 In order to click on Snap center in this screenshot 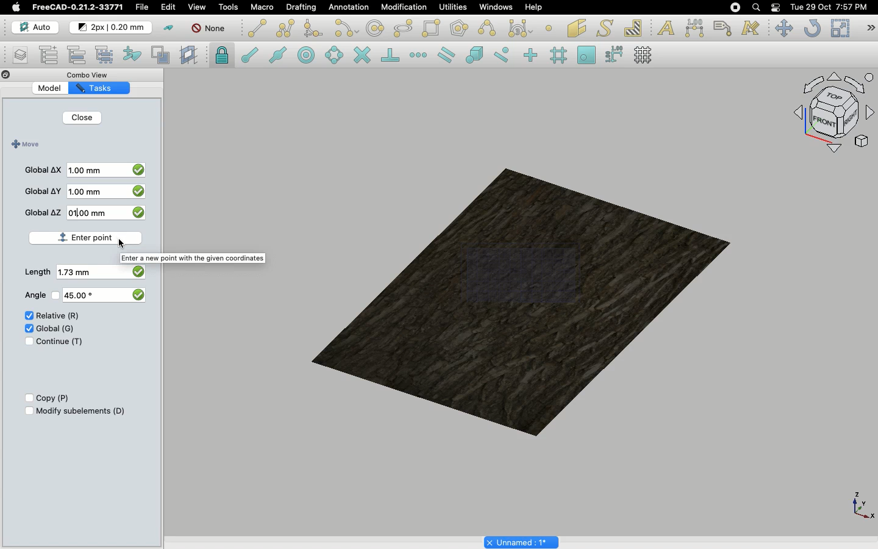, I will do `click(310, 54)`.